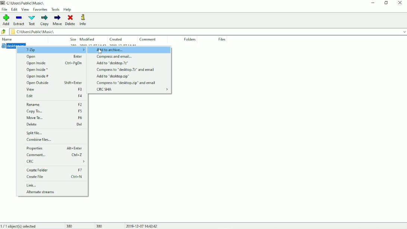 The image size is (407, 229). I want to click on Copy, so click(45, 20).